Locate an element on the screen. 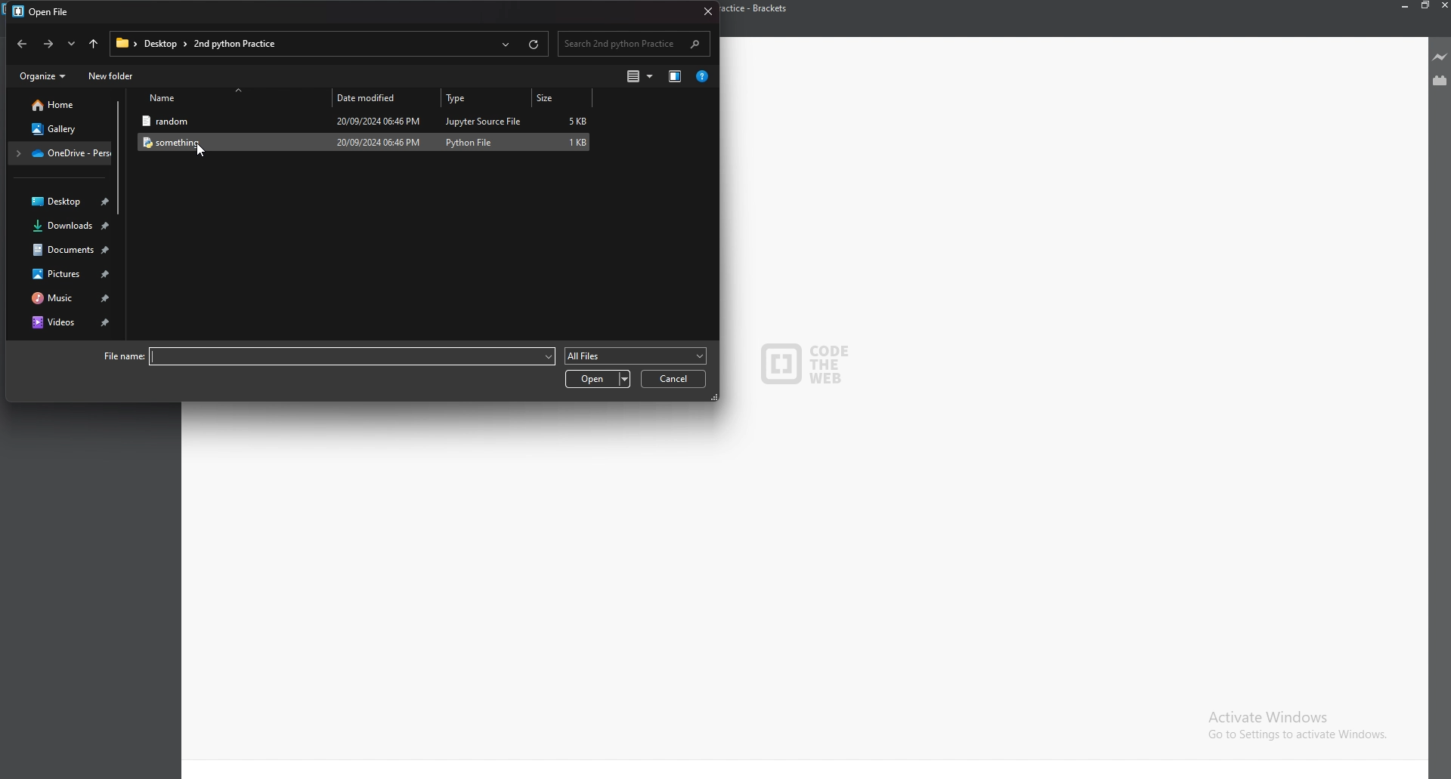 The image size is (1451, 779). change view is located at coordinates (675, 78).